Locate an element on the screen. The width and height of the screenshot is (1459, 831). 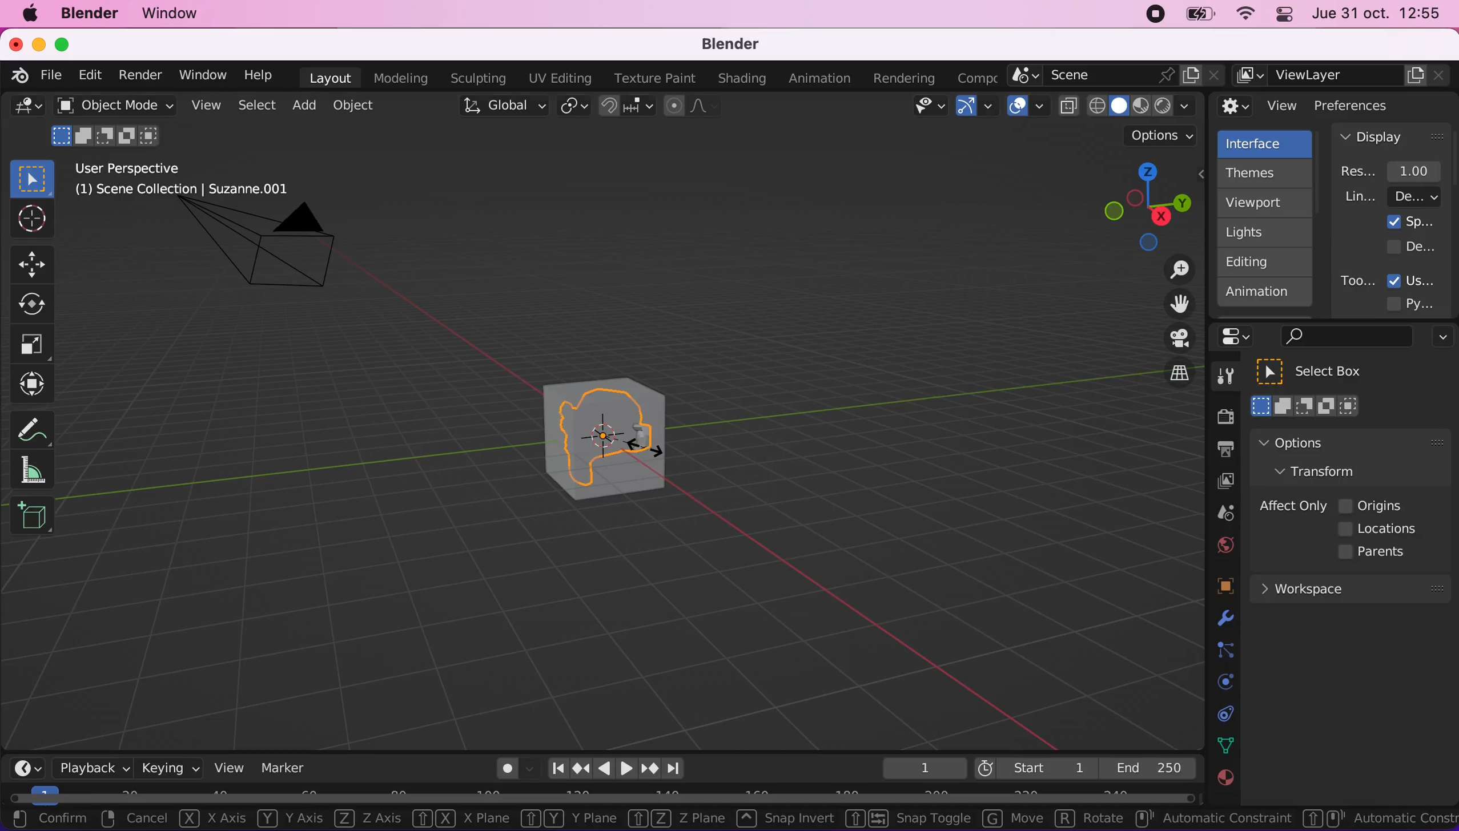
suzanne is located at coordinates (609, 438).